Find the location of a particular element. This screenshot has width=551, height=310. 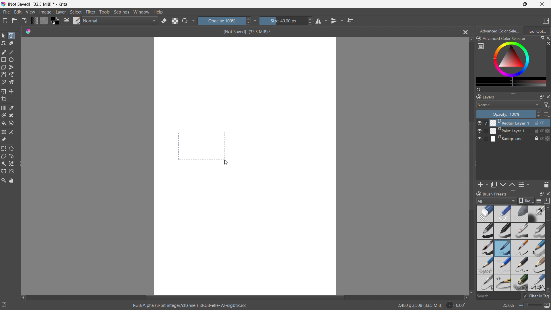

caligraphy tool is located at coordinates (11, 43).